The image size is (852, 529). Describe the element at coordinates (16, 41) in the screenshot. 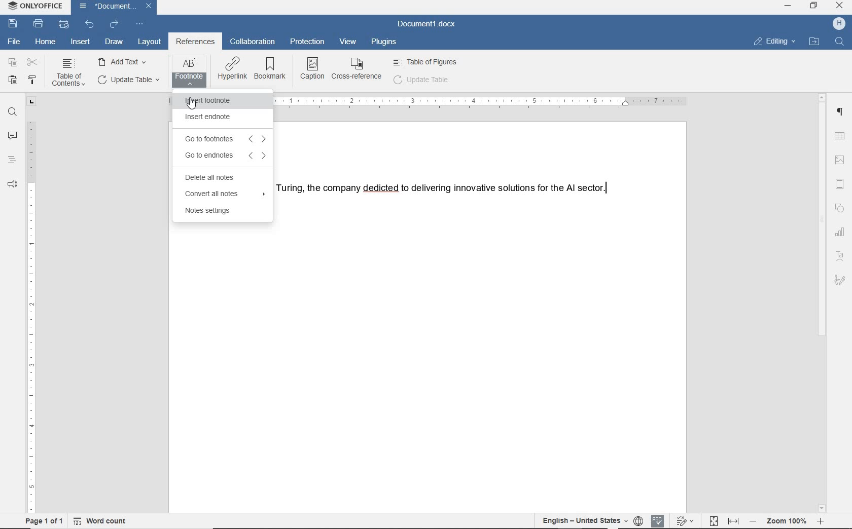

I see `file` at that location.